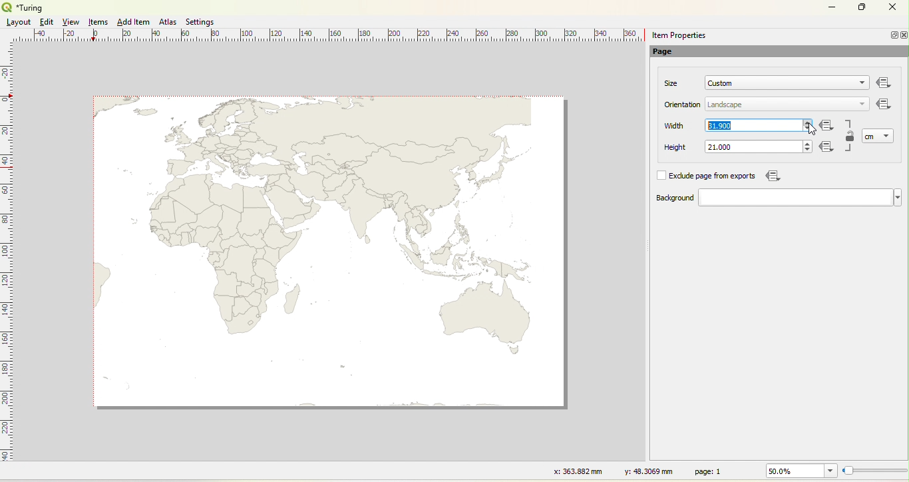  Describe the element at coordinates (806, 150) in the screenshot. I see `decrease` at that location.